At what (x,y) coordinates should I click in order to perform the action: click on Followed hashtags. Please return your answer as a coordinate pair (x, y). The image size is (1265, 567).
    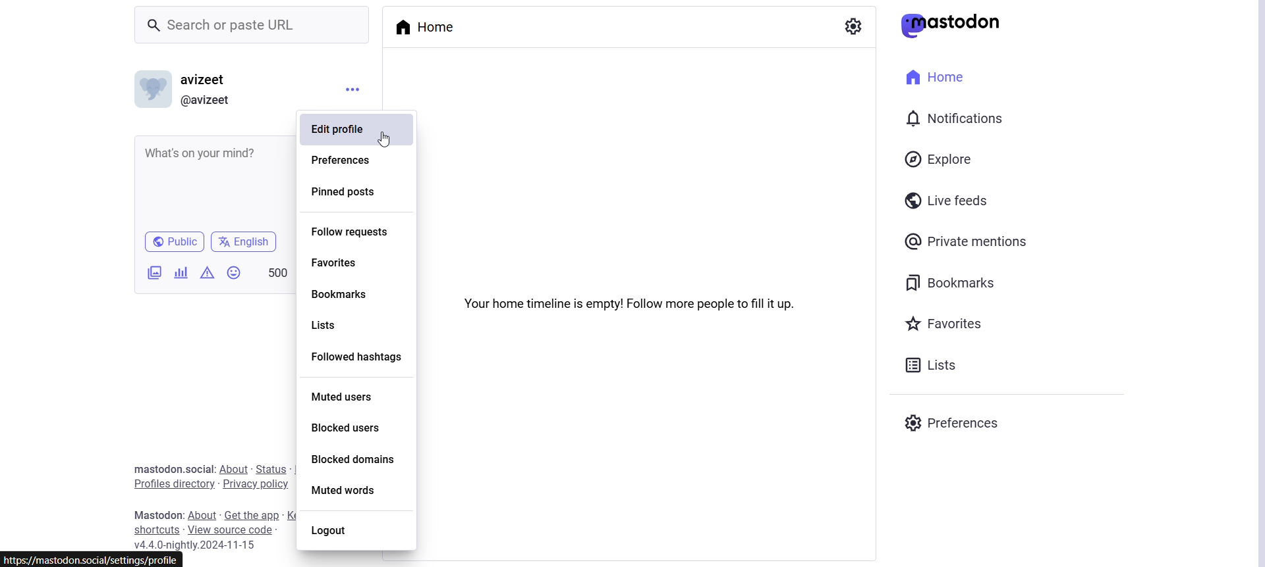
    Looking at the image, I should click on (356, 356).